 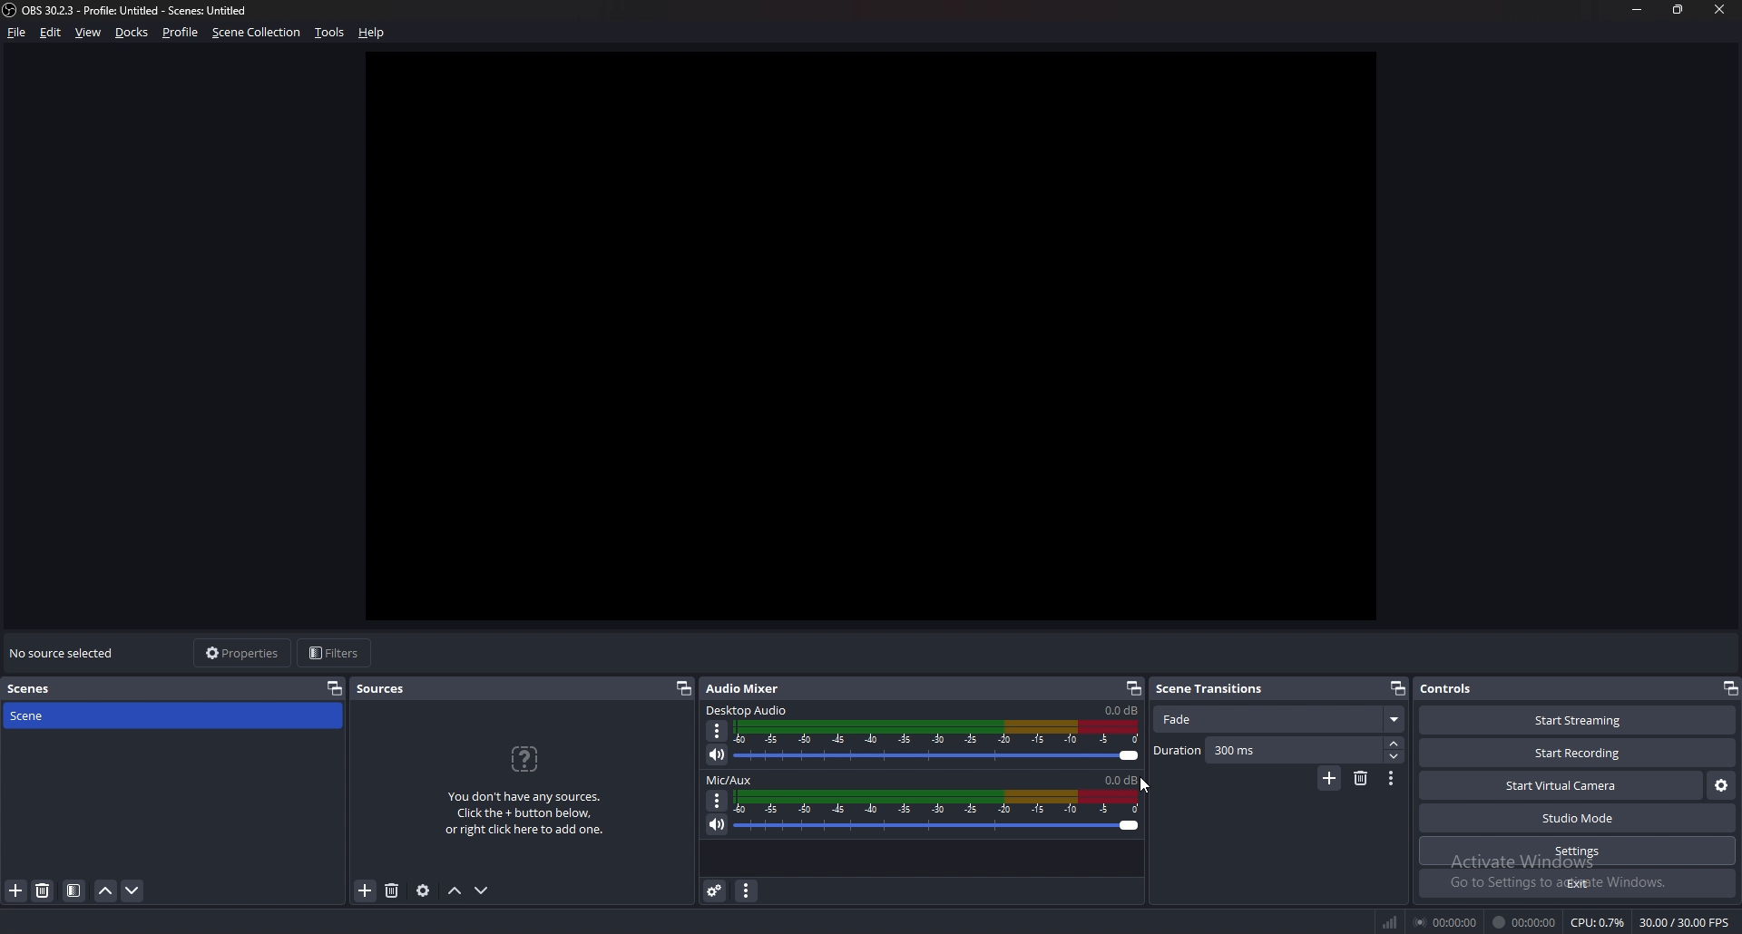 I want to click on fade, so click(x=1281, y=720).